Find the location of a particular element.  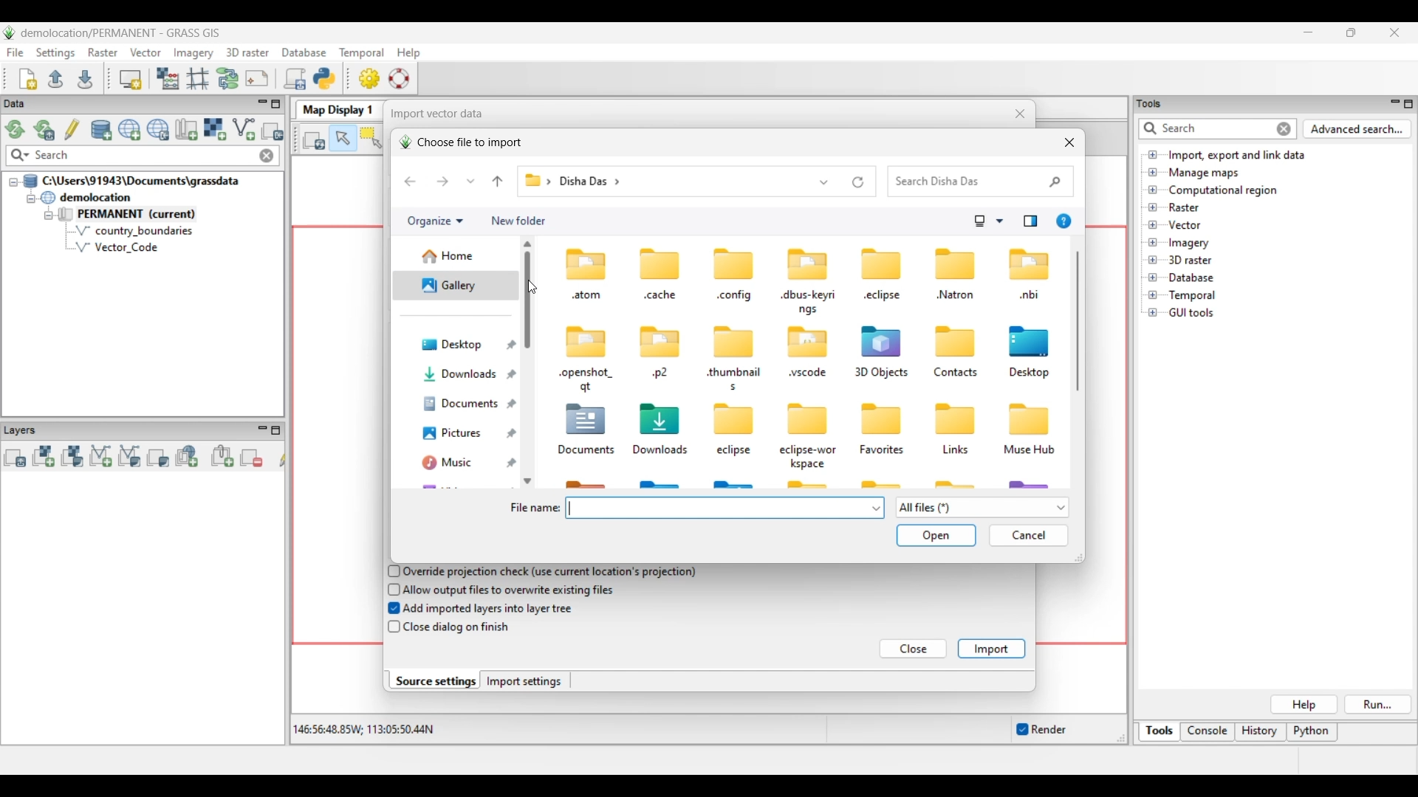

Pointer, current highlighted selection is located at coordinates (343, 139).